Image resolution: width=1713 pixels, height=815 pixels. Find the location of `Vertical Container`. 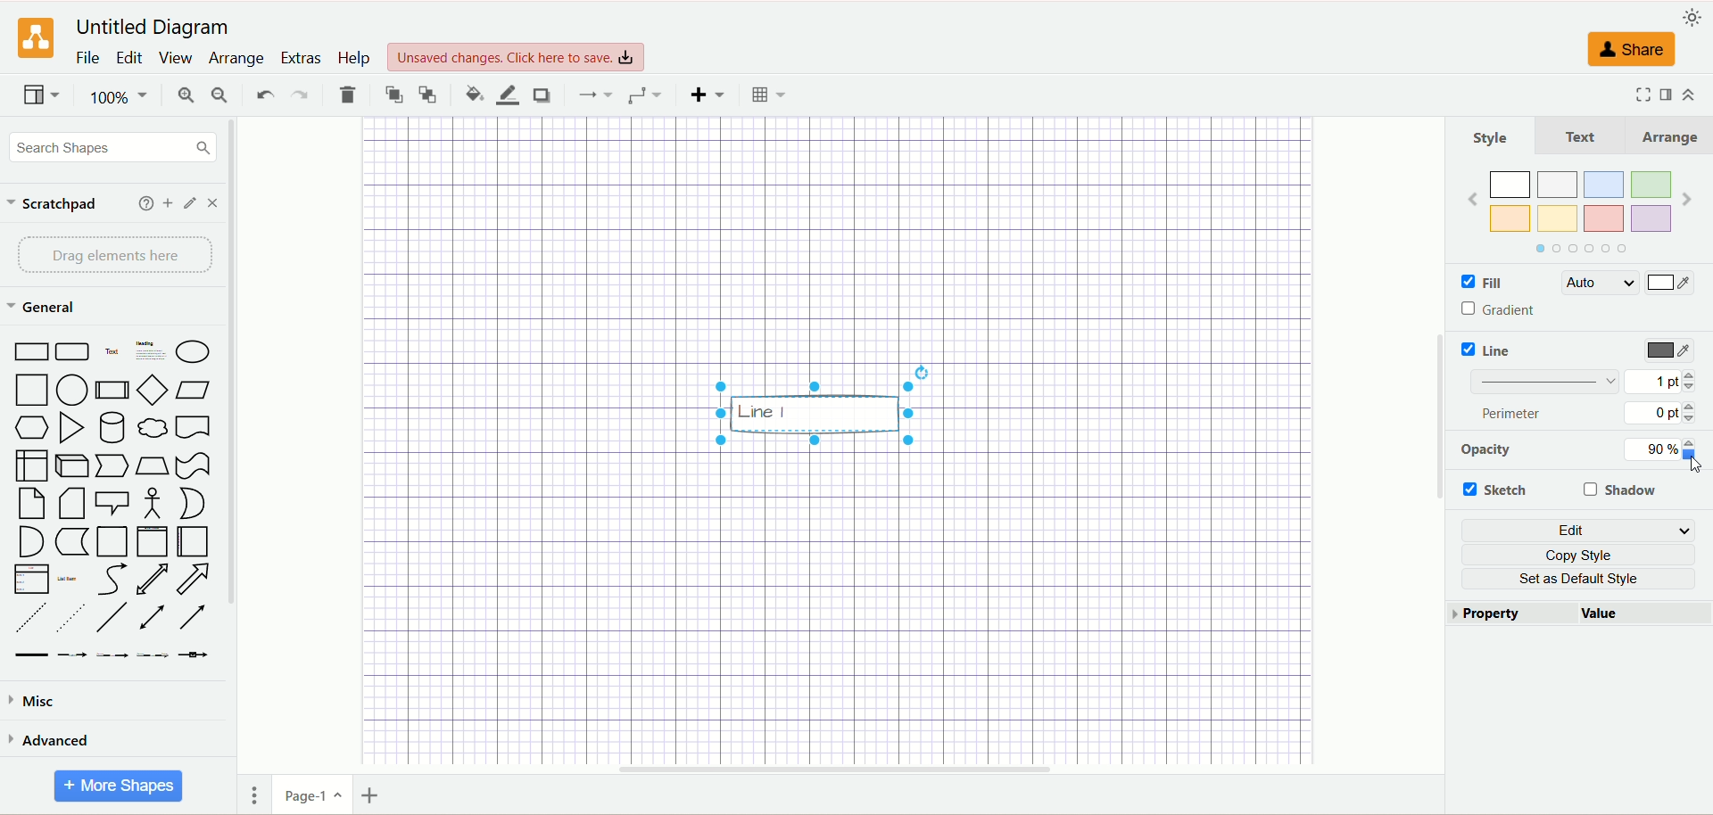

Vertical Container is located at coordinates (153, 542).